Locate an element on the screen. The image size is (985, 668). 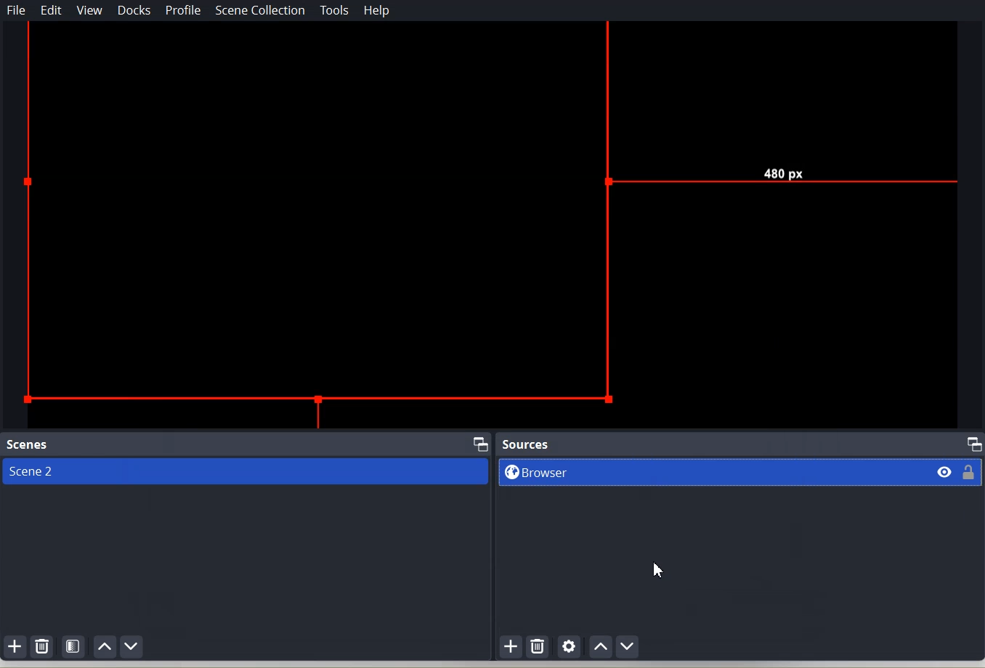
scenes is located at coordinates (29, 444).